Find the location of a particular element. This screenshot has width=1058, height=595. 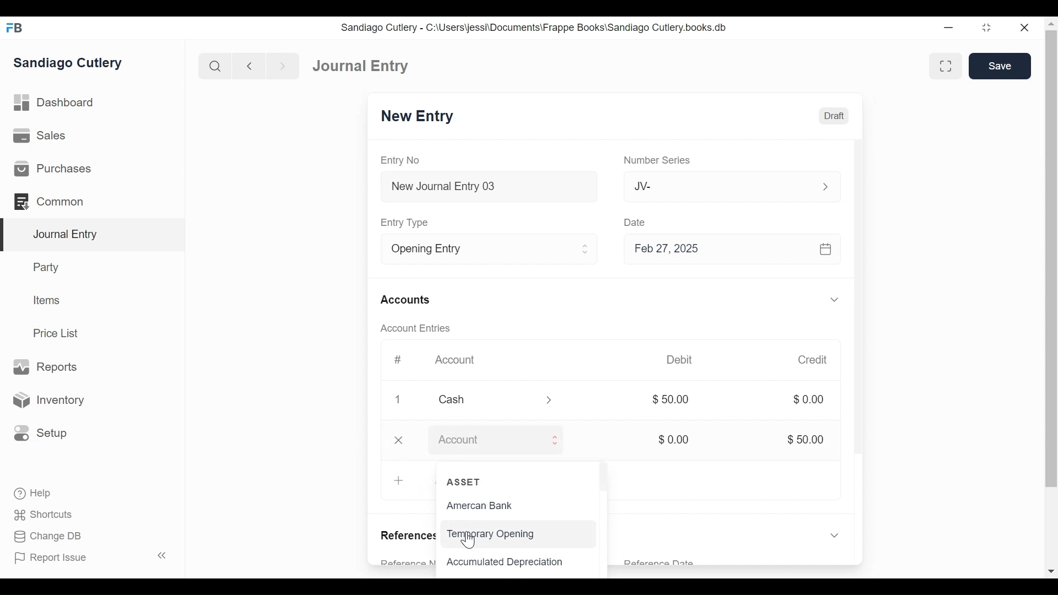

Debit is located at coordinates (679, 359).